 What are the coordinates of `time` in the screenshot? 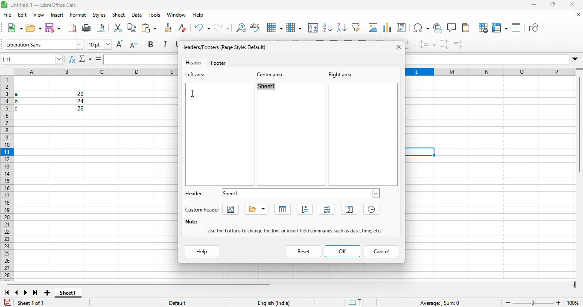 It's located at (371, 209).